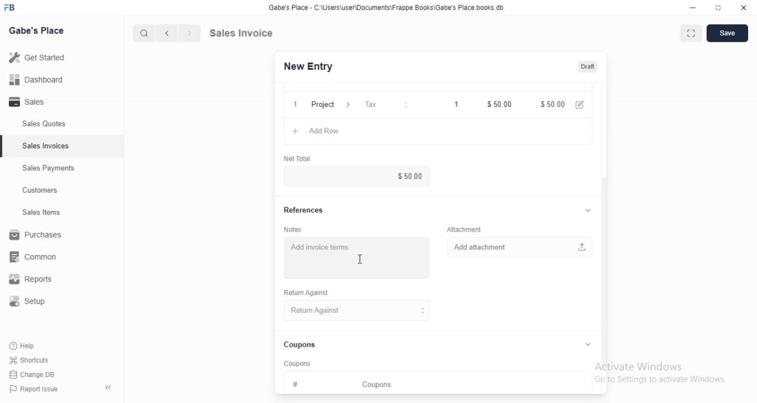  What do you see at coordinates (299, 363) in the screenshot?
I see `‘Coupons` at bounding box center [299, 363].